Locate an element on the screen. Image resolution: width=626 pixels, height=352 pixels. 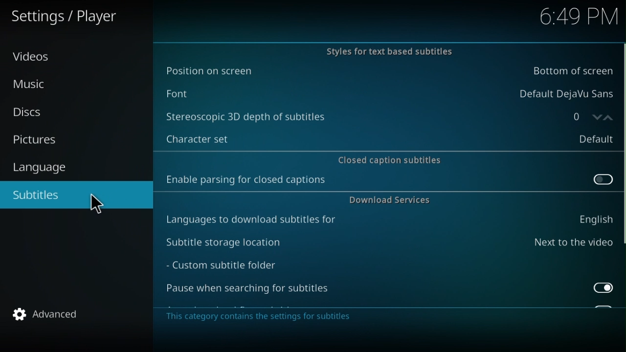
Advanced is located at coordinates (52, 312).